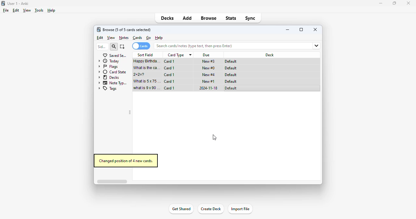 The width and height of the screenshot is (416, 219). What do you see at coordinates (145, 55) in the screenshot?
I see `sort field` at bounding box center [145, 55].